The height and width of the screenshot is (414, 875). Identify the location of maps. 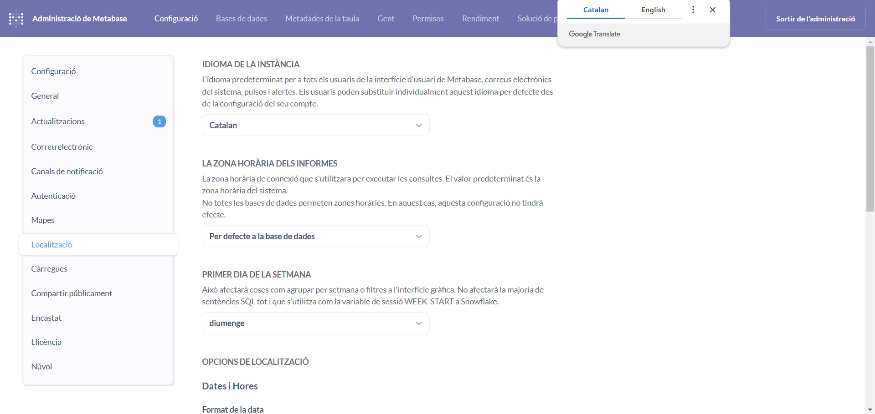
(93, 222).